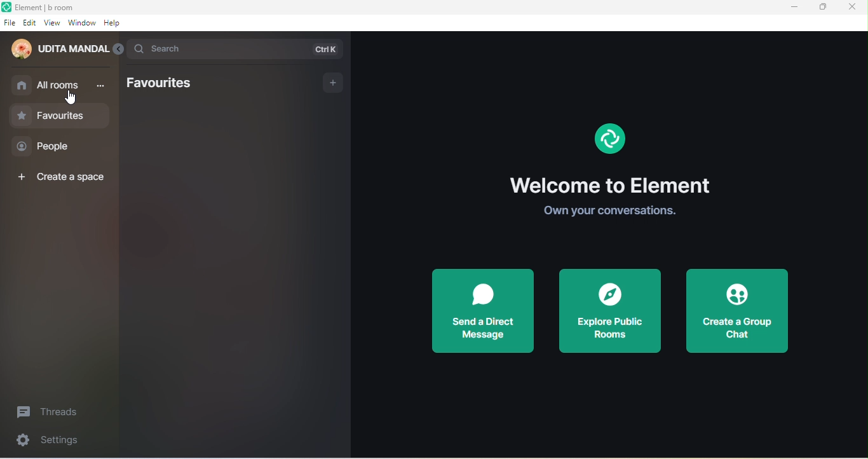  I want to click on people, so click(51, 146).